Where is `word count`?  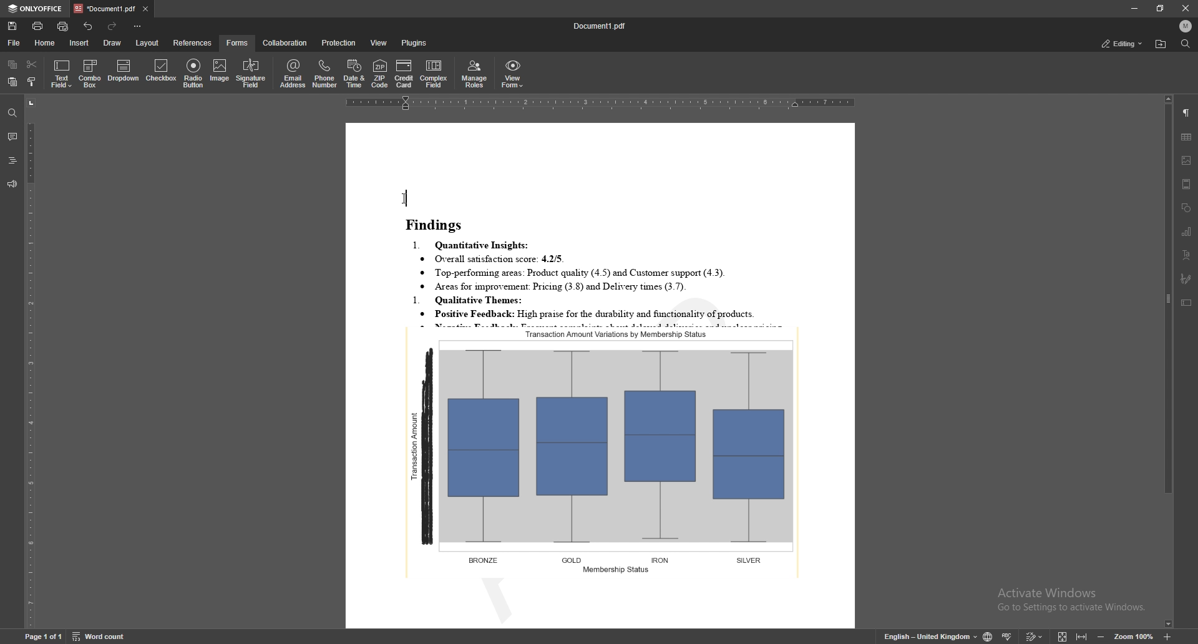 word count is located at coordinates (105, 637).